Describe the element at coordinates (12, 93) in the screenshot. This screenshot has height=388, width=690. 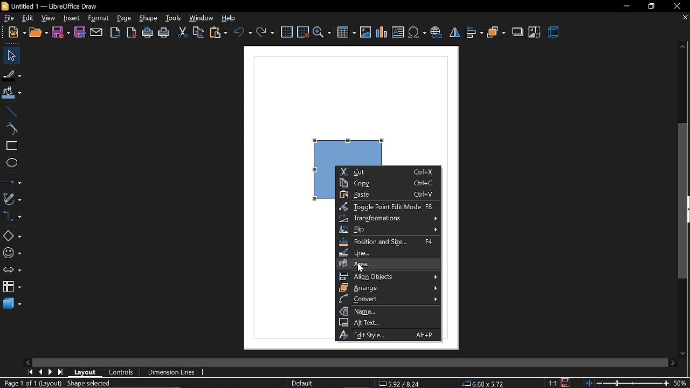
I see `fill color` at that location.